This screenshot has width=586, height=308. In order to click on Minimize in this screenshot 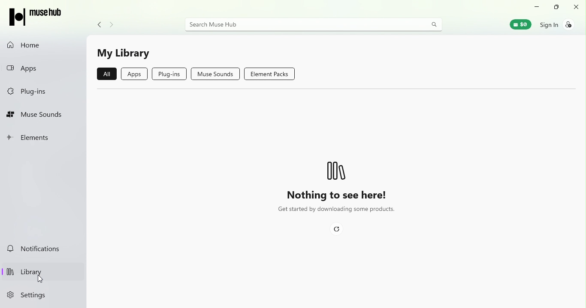, I will do `click(535, 6)`.